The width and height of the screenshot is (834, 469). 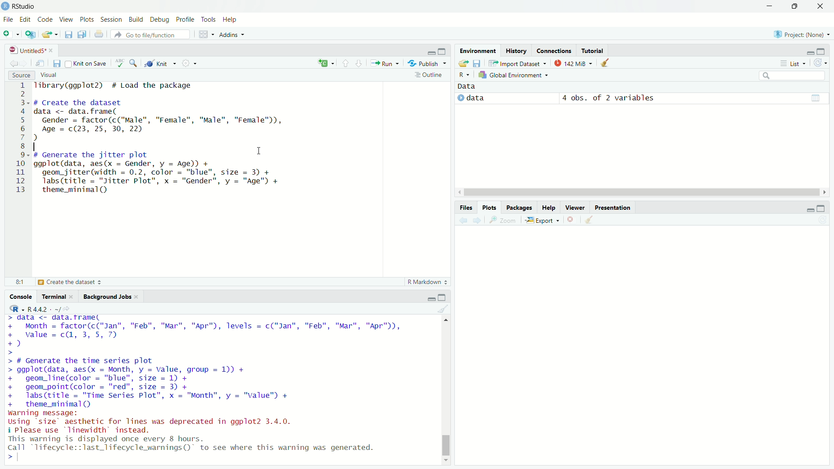 What do you see at coordinates (69, 34) in the screenshot?
I see `save current document` at bounding box center [69, 34].